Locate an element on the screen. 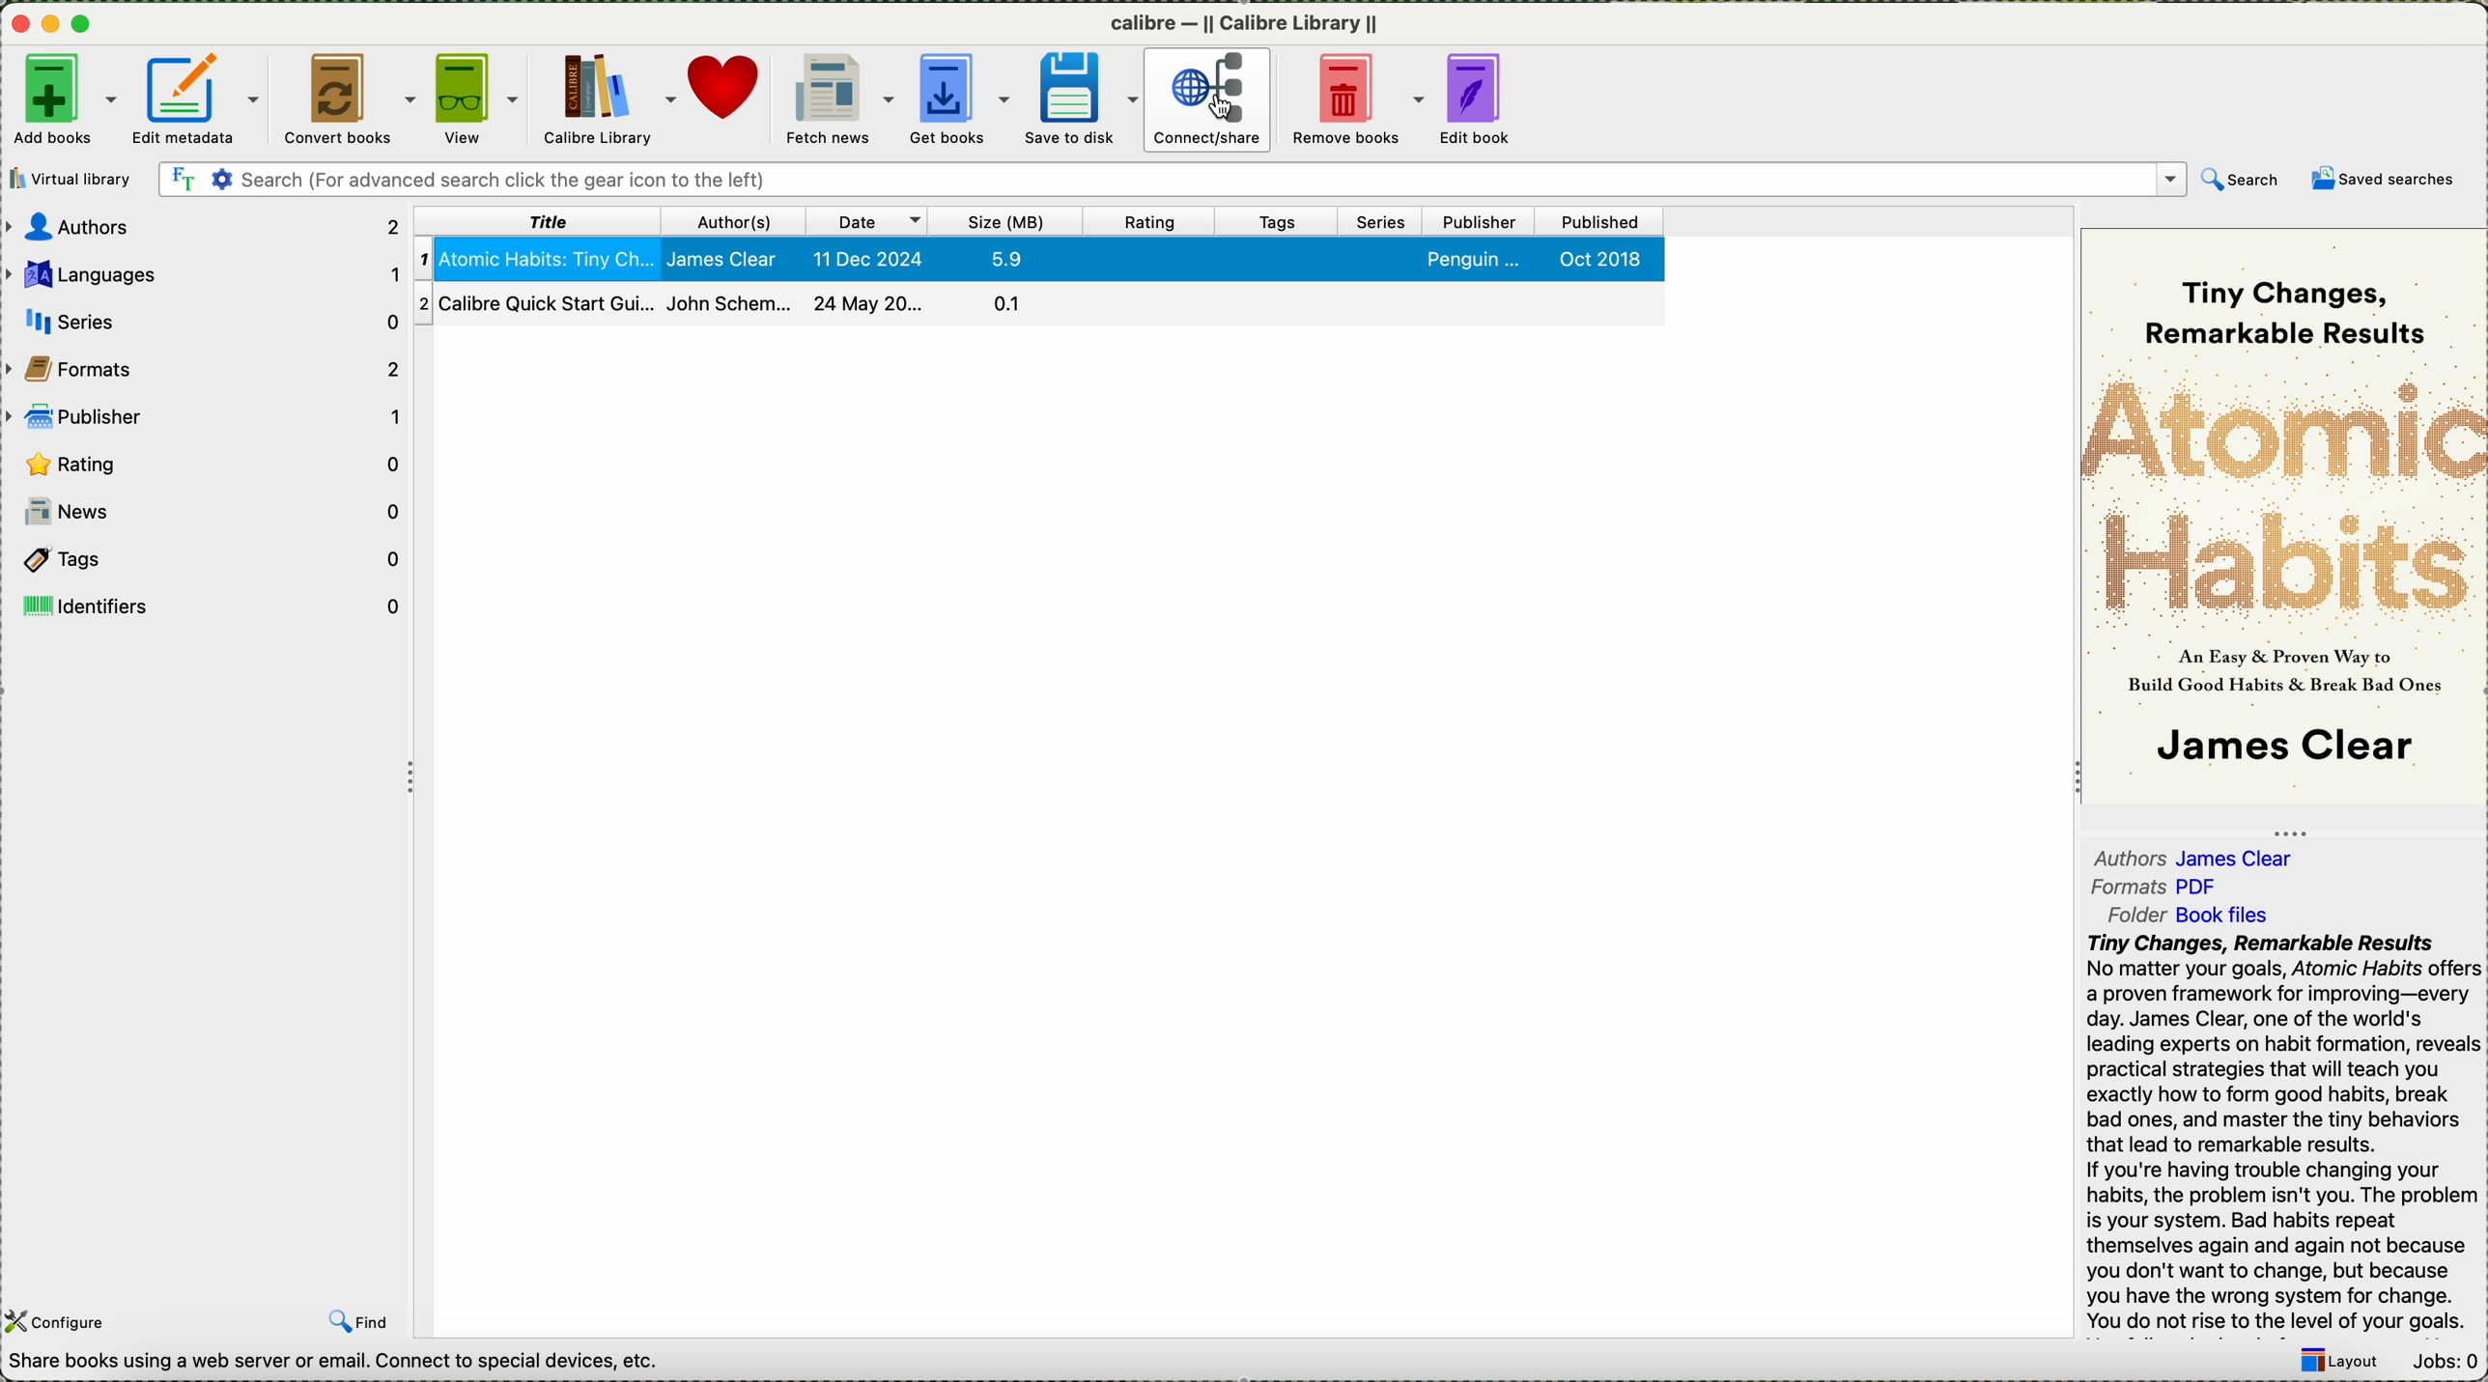 This screenshot has width=2488, height=1382. rating is located at coordinates (1150, 220).